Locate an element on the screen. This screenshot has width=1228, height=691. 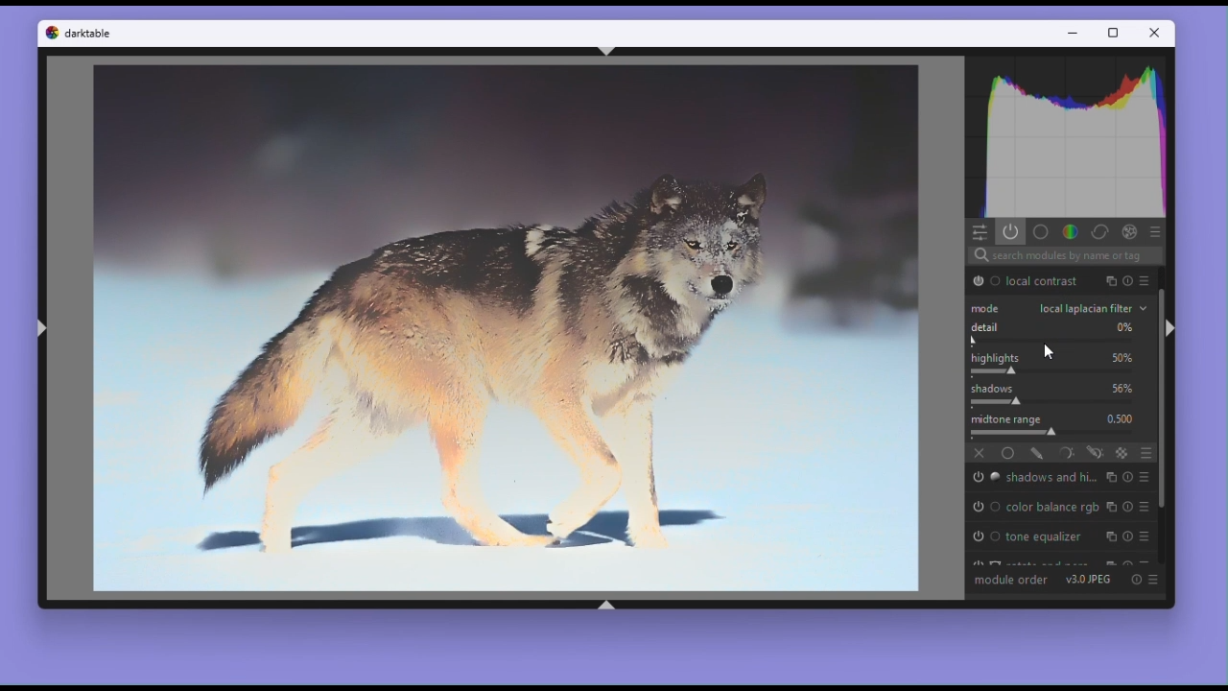
Midtone range is located at coordinates (1062, 425).